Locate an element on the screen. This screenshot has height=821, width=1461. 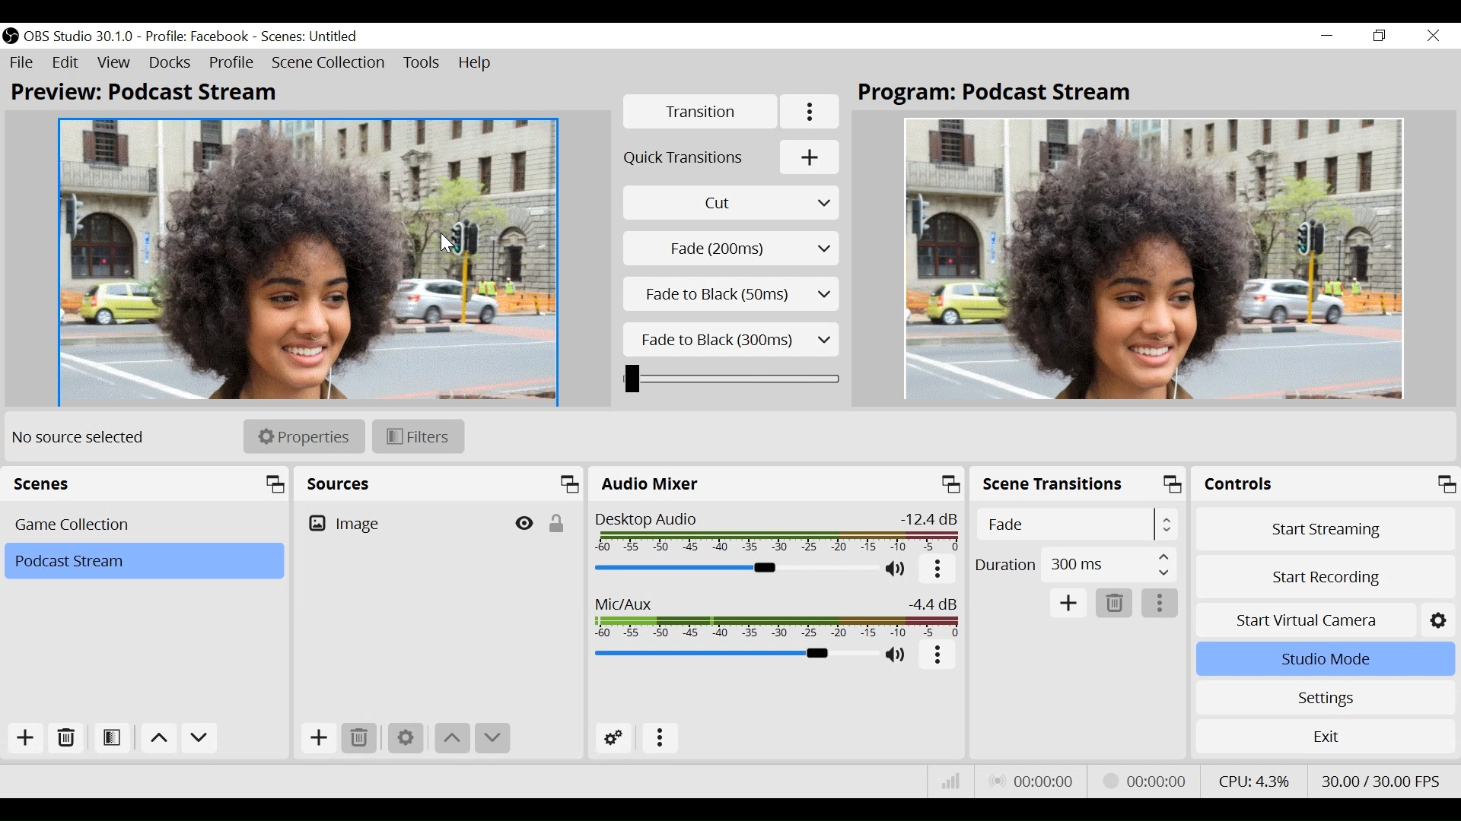
Fade to black is located at coordinates (732, 293).